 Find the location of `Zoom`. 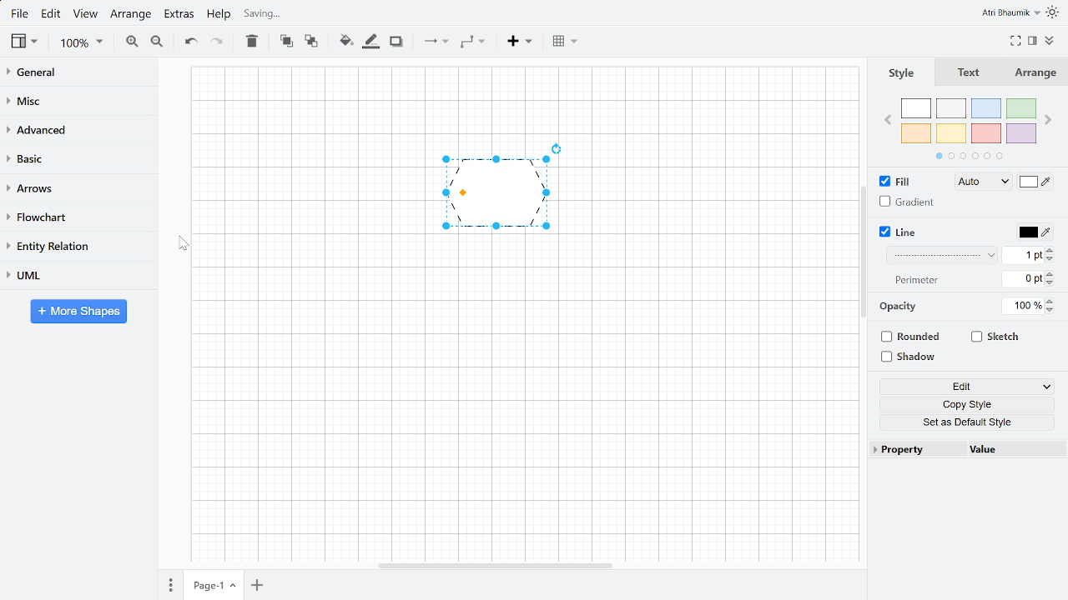

Zoom is located at coordinates (80, 44).